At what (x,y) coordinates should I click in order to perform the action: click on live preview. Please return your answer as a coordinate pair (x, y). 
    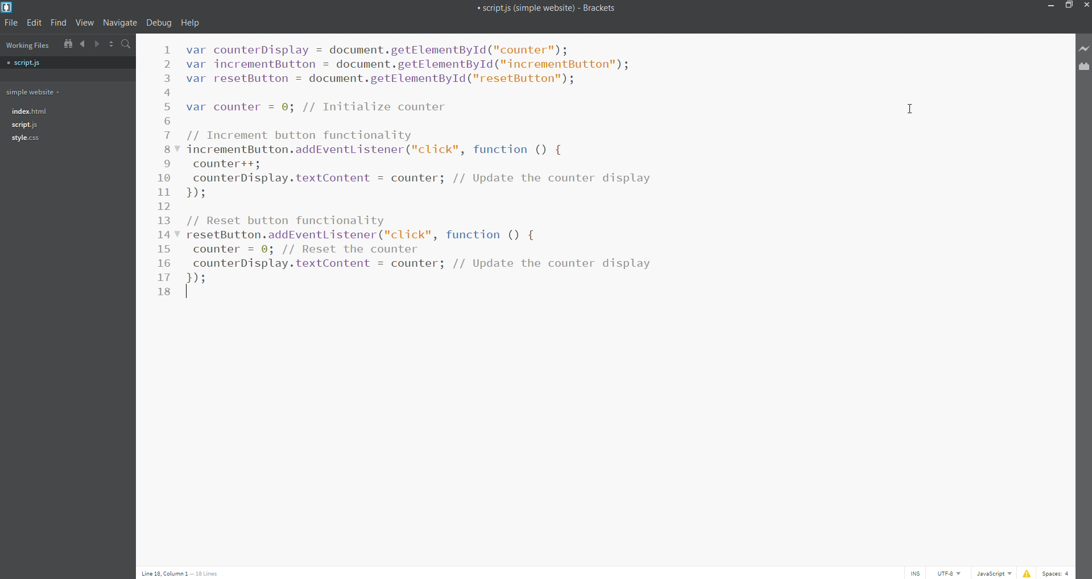
    Looking at the image, I should click on (1084, 48).